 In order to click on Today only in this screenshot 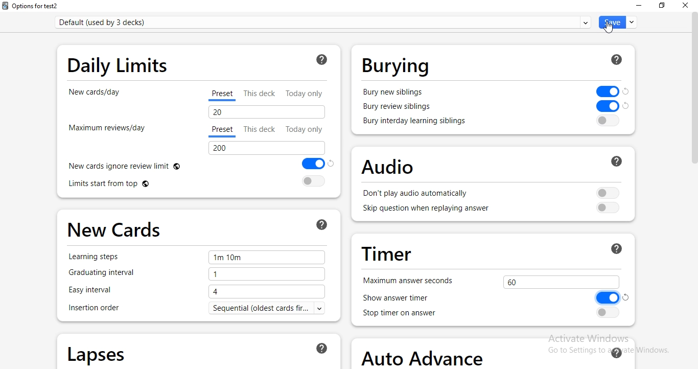, I will do `click(306, 129)`.